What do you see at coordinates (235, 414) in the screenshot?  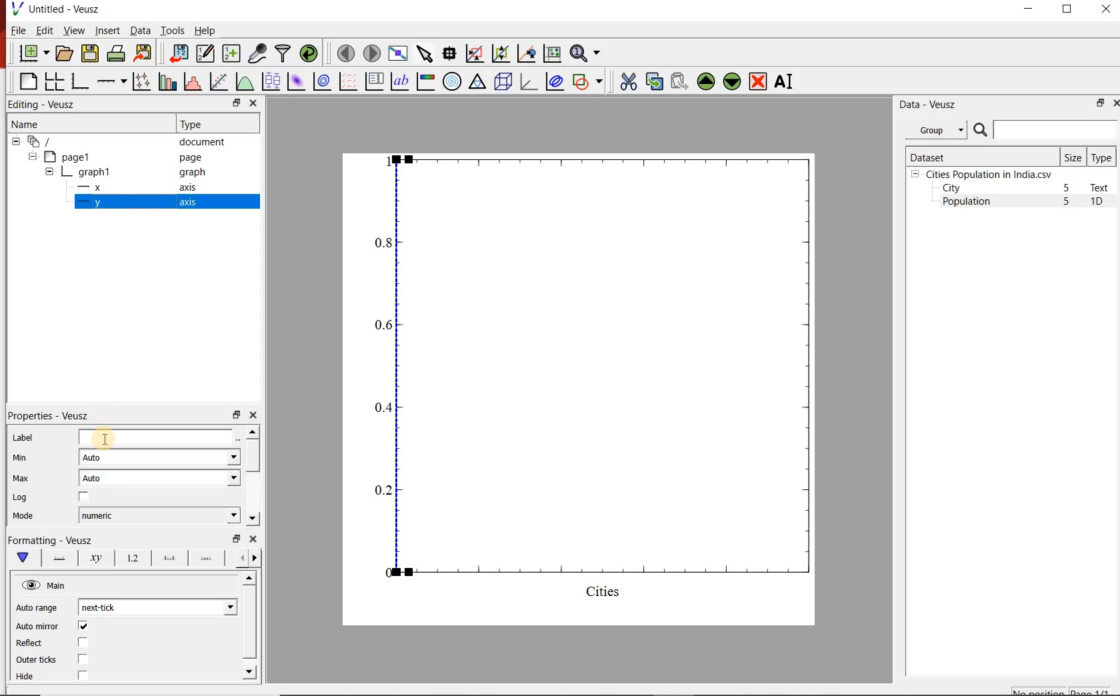 I see `restore` at bounding box center [235, 414].